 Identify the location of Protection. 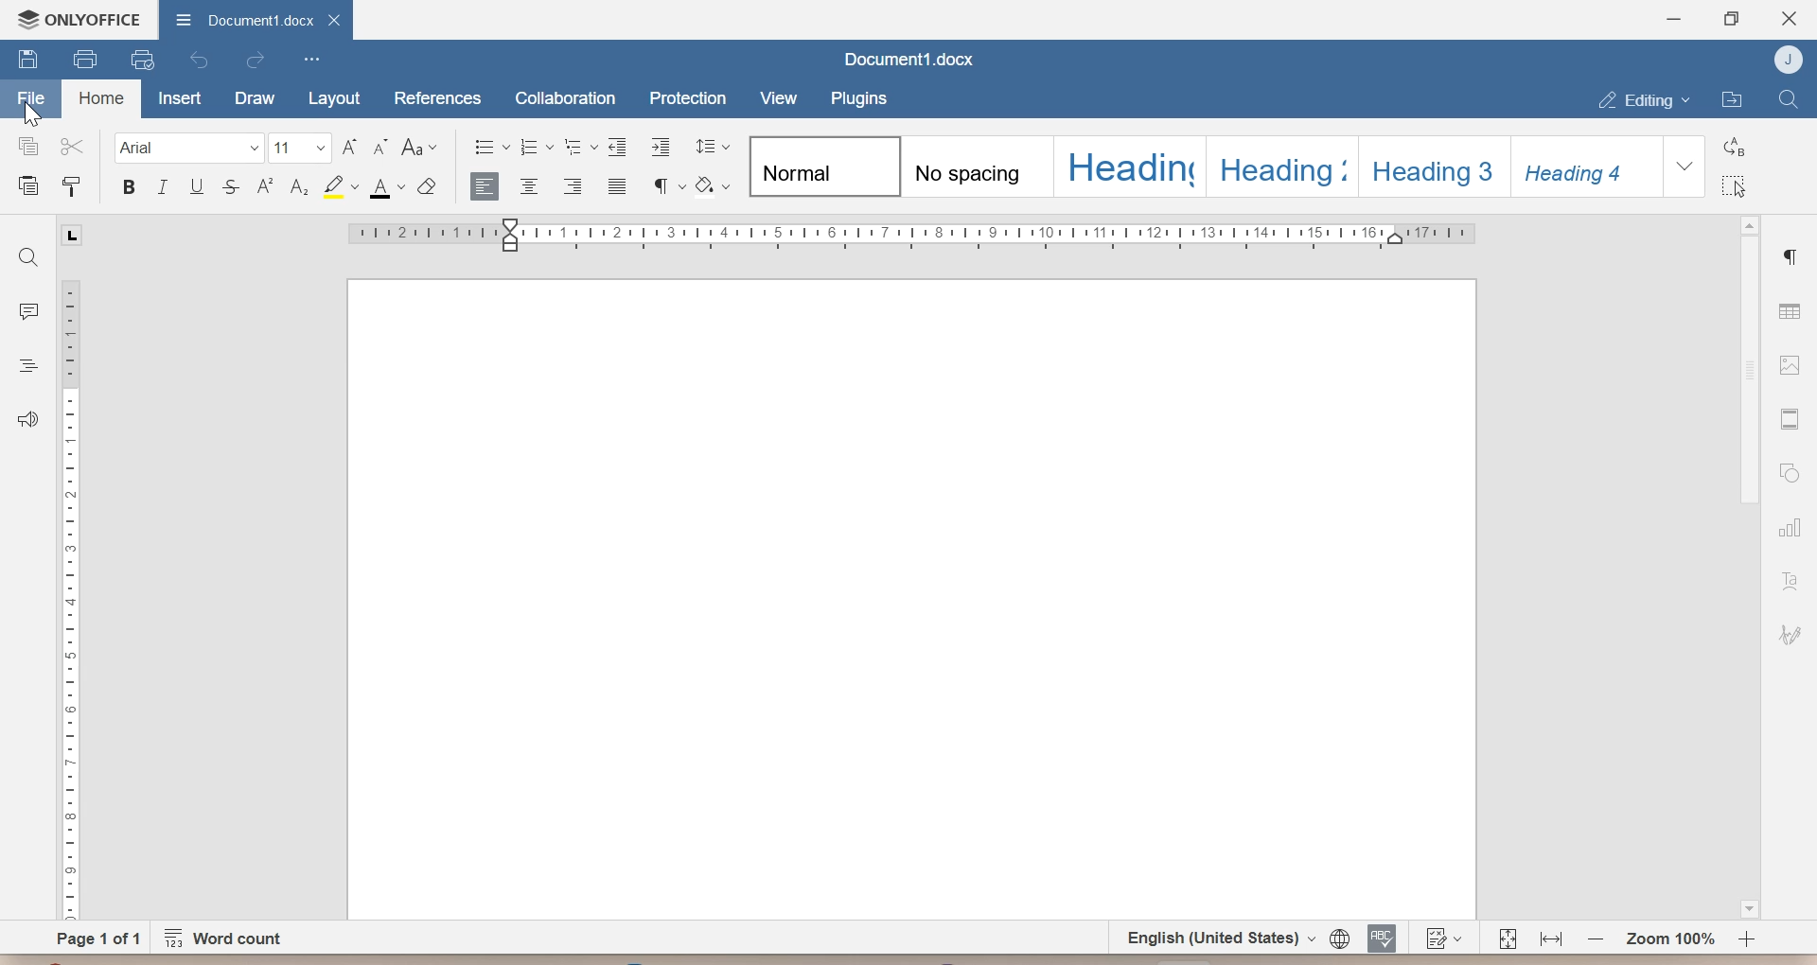
(687, 95).